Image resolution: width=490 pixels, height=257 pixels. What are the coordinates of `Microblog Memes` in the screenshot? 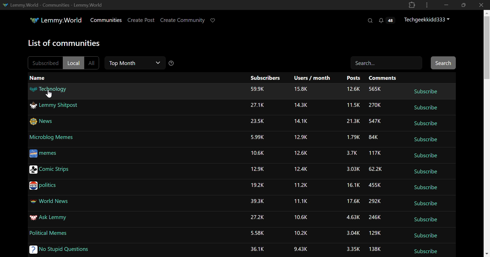 It's located at (52, 137).